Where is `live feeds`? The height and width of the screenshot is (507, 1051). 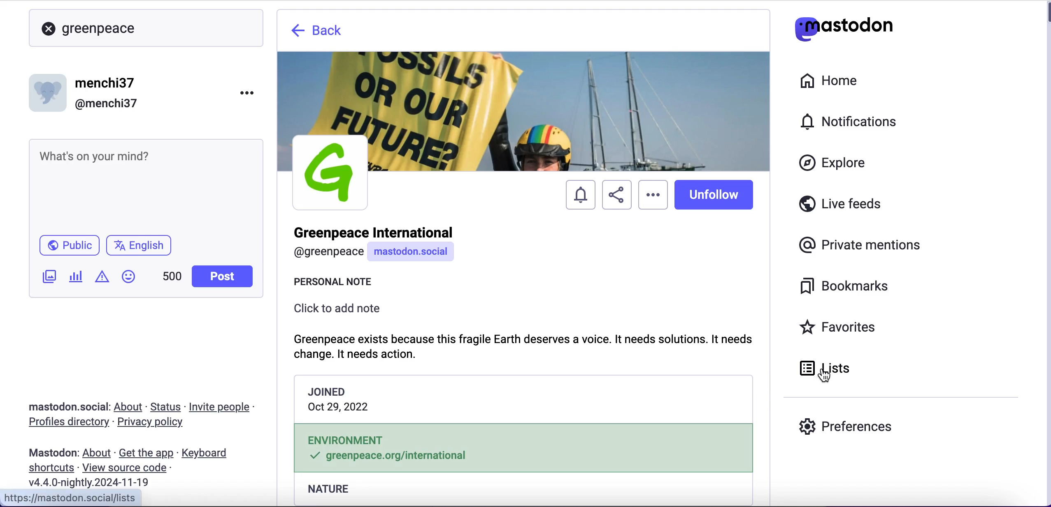 live feeds is located at coordinates (841, 207).